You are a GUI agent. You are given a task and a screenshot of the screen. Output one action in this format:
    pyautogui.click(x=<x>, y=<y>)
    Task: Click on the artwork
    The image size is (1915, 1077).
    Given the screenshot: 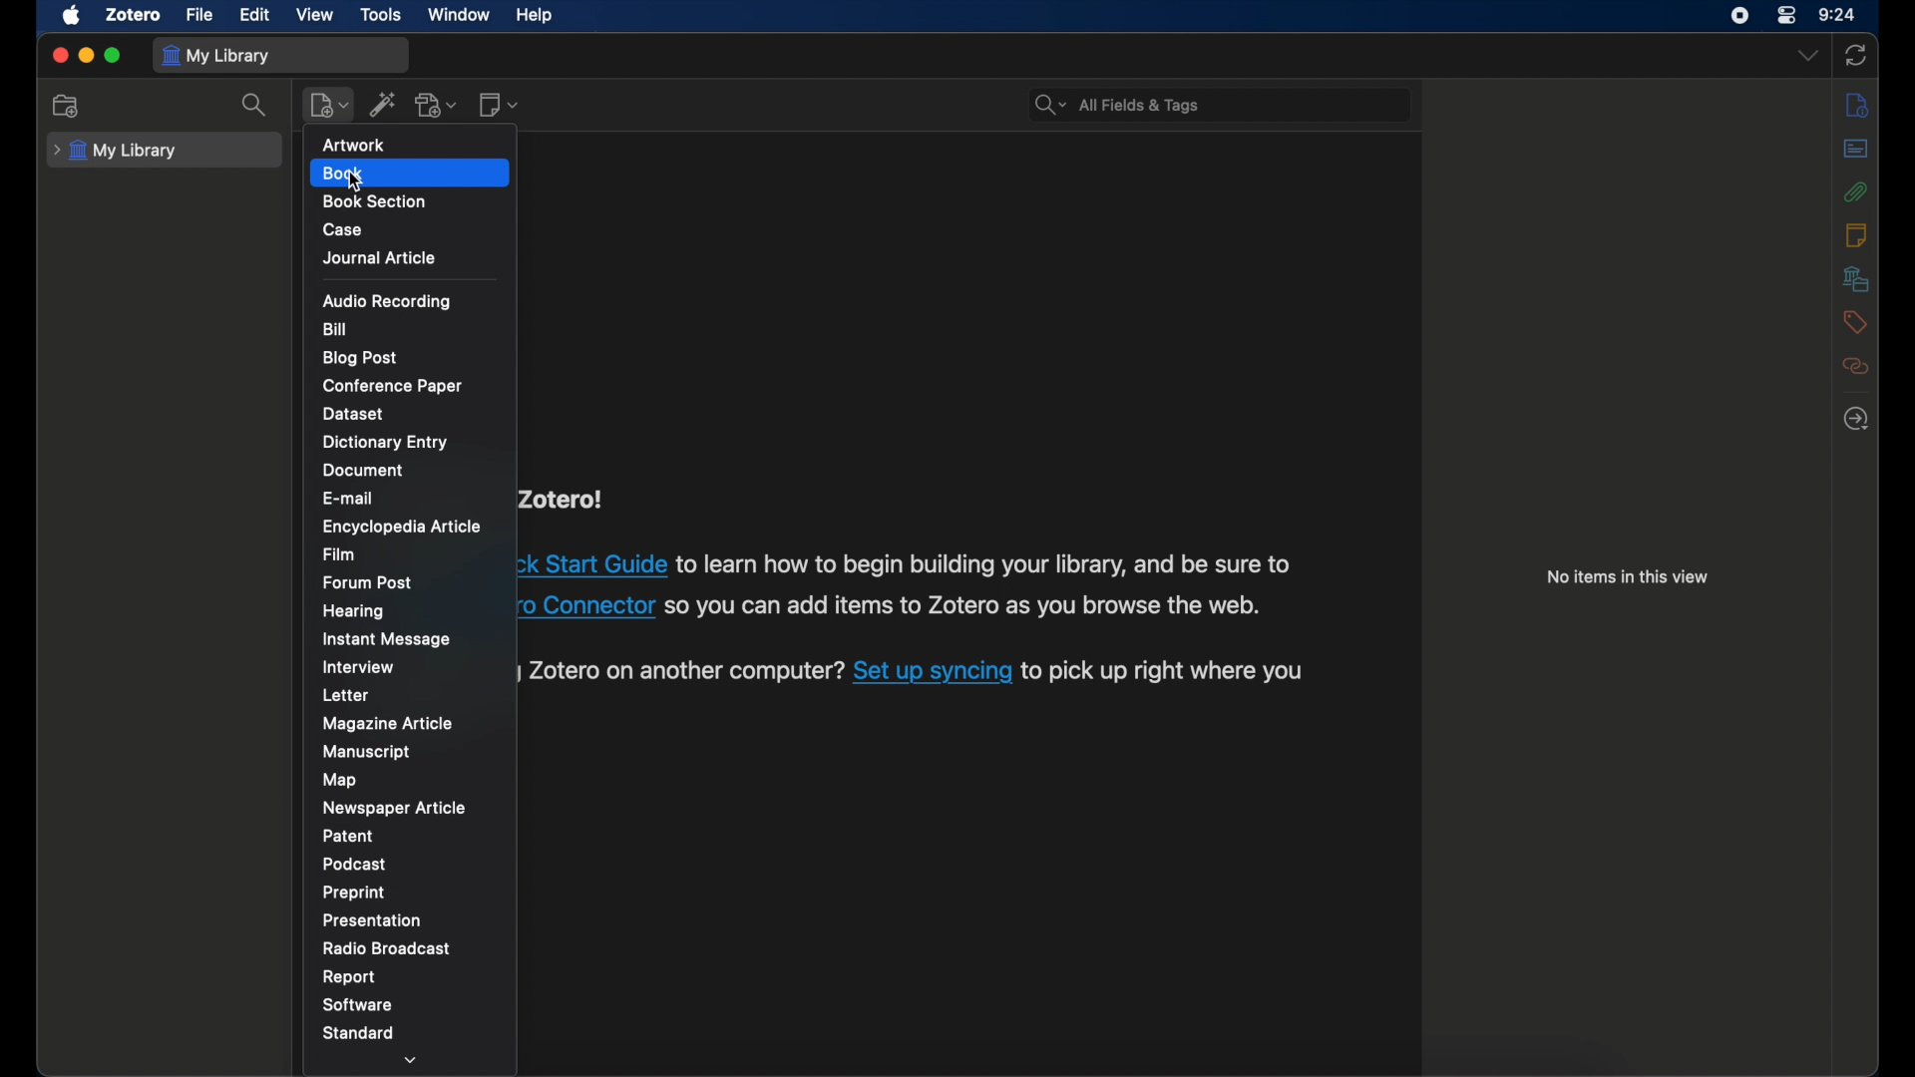 What is the action you would take?
    pyautogui.click(x=355, y=146)
    